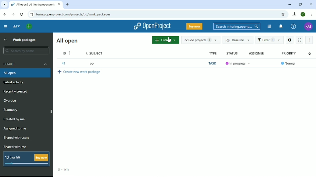 Image resolution: width=316 pixels, height=177 pixels. I want to click on 41, so click(63, 63).